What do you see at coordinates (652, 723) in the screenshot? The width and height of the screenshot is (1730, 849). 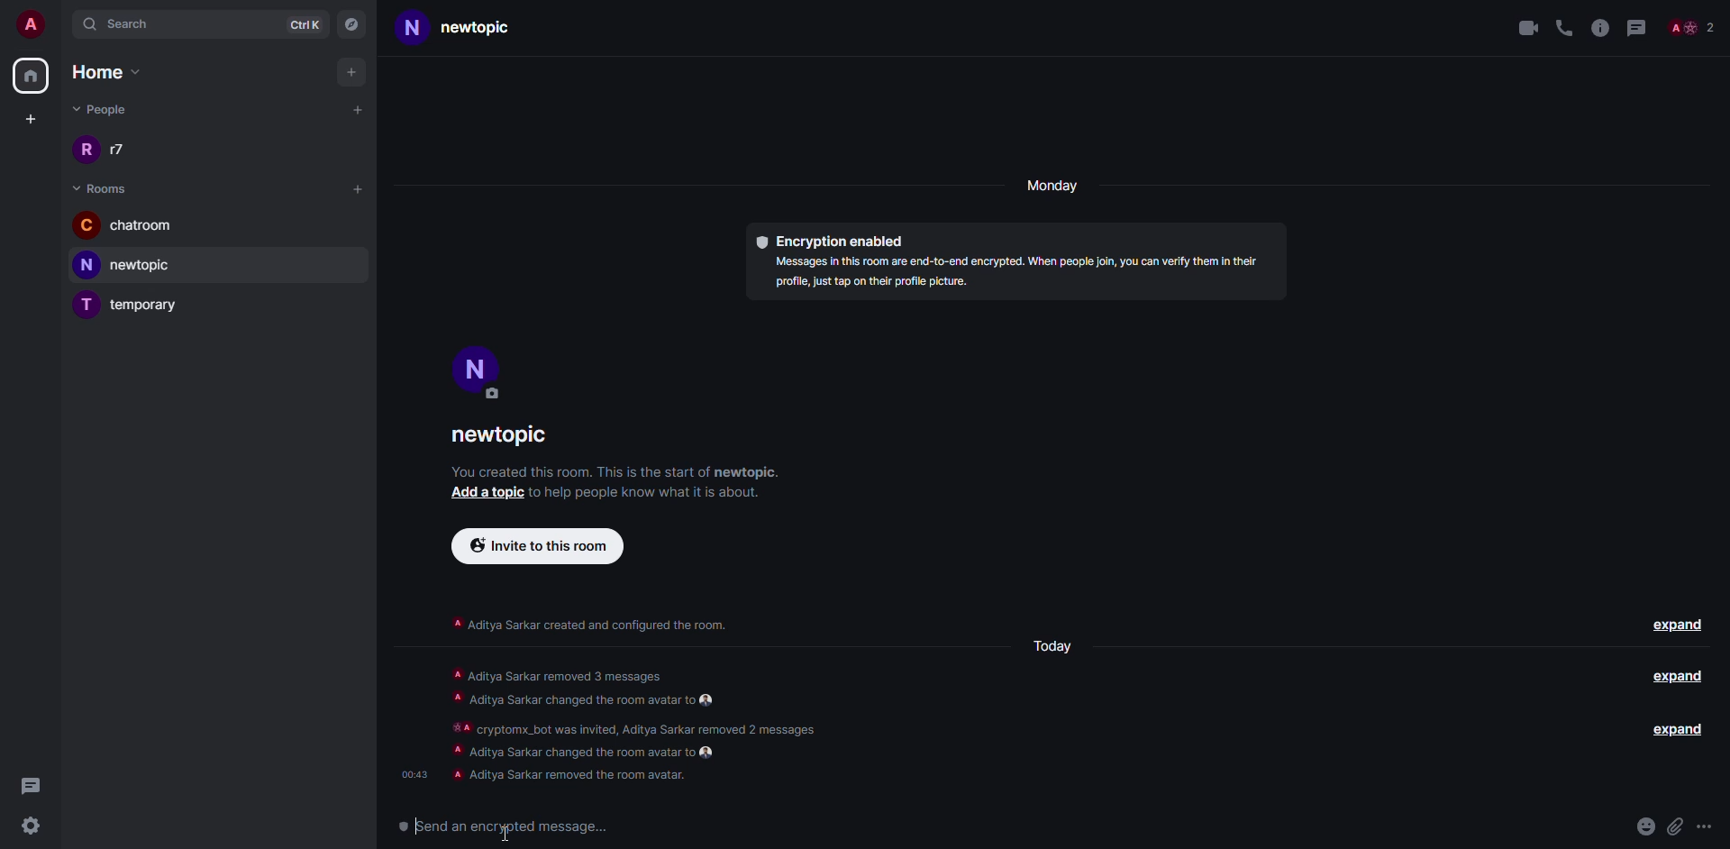 I see `A Aditya Sarkar removed 3 messages.

A Aditya Sarkar changed the room avatar to €%

#A cryptomx_bot was invited, Aditya Sarkar removed 2 messages
A Aditya Sarkar changed the room avatar to €%

A Aditya Sarkar removed the room avatar.` at bounding box center [652, 723].